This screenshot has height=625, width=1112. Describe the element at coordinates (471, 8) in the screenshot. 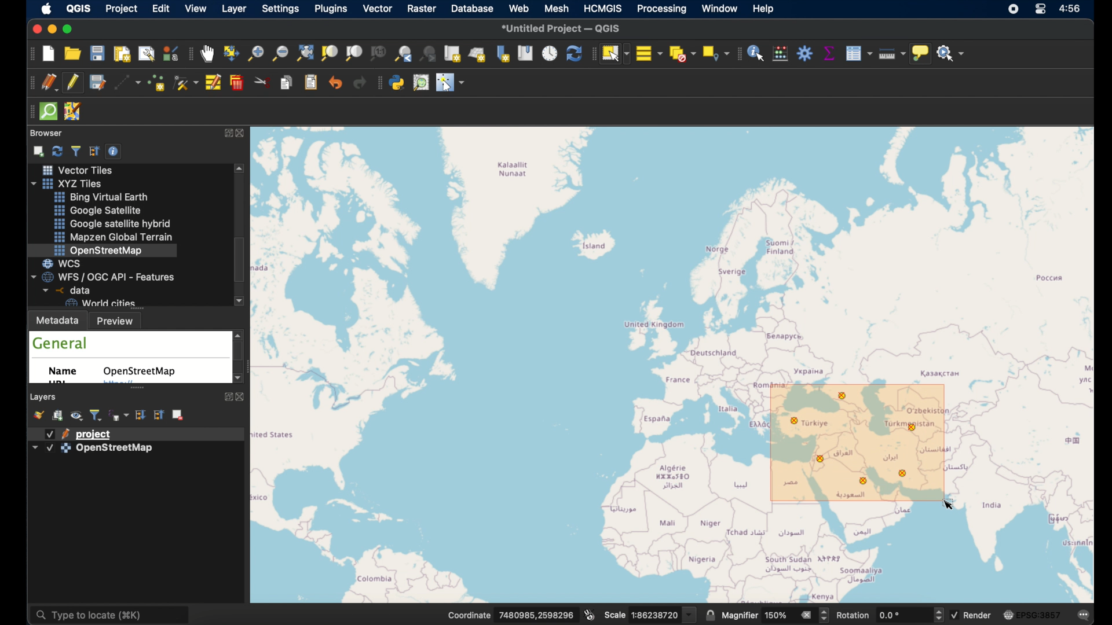

I see `database` at that location.